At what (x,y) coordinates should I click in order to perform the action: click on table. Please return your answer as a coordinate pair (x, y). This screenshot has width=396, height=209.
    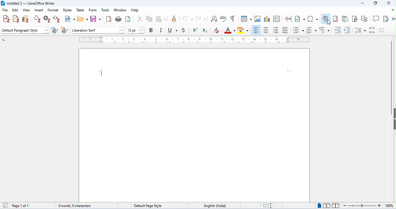
    Looking at the image, I should click on (80, 10).